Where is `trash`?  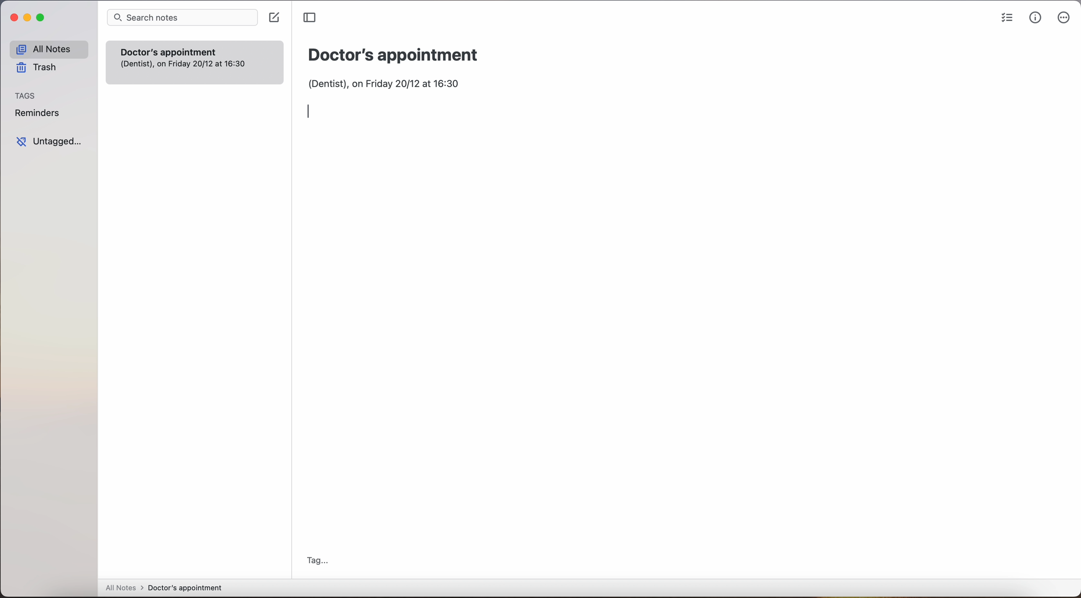
trash is located at coordinates (38, 68).